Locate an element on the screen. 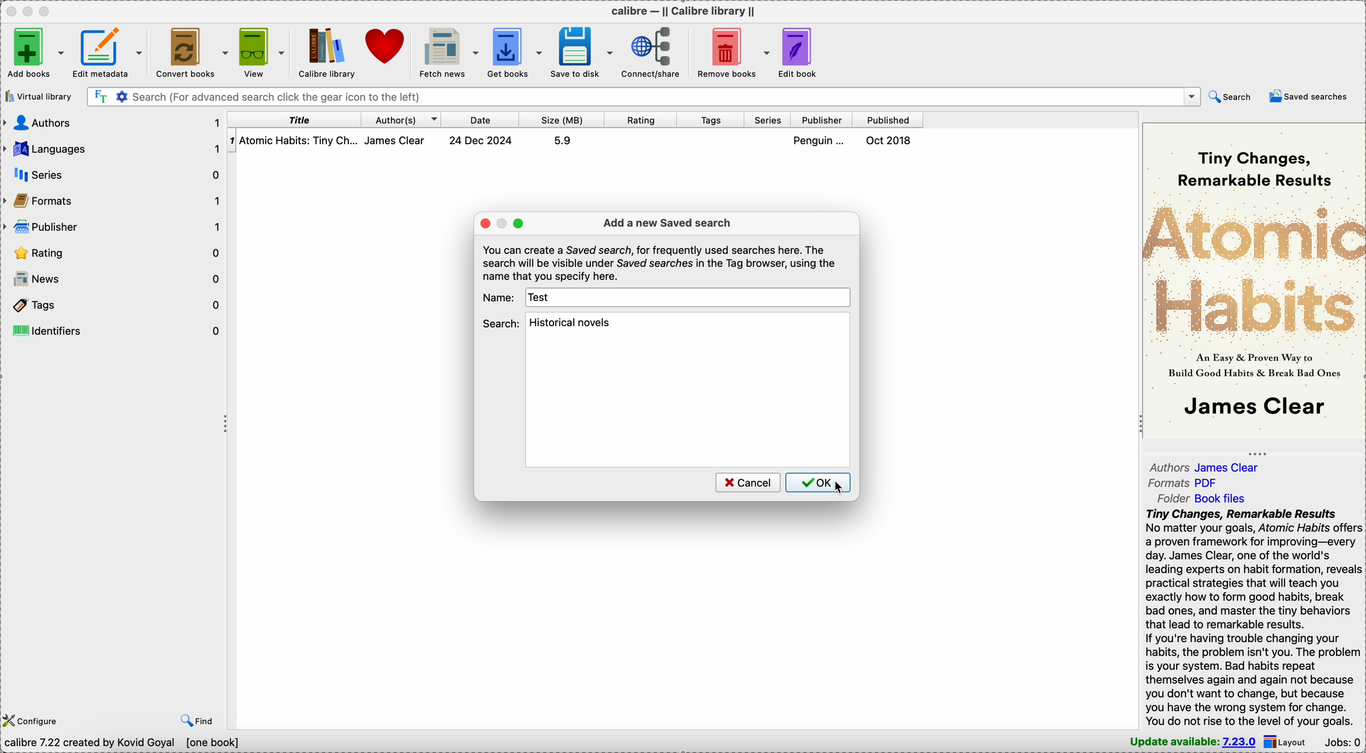  minimize is located at coordinates (30, 11).